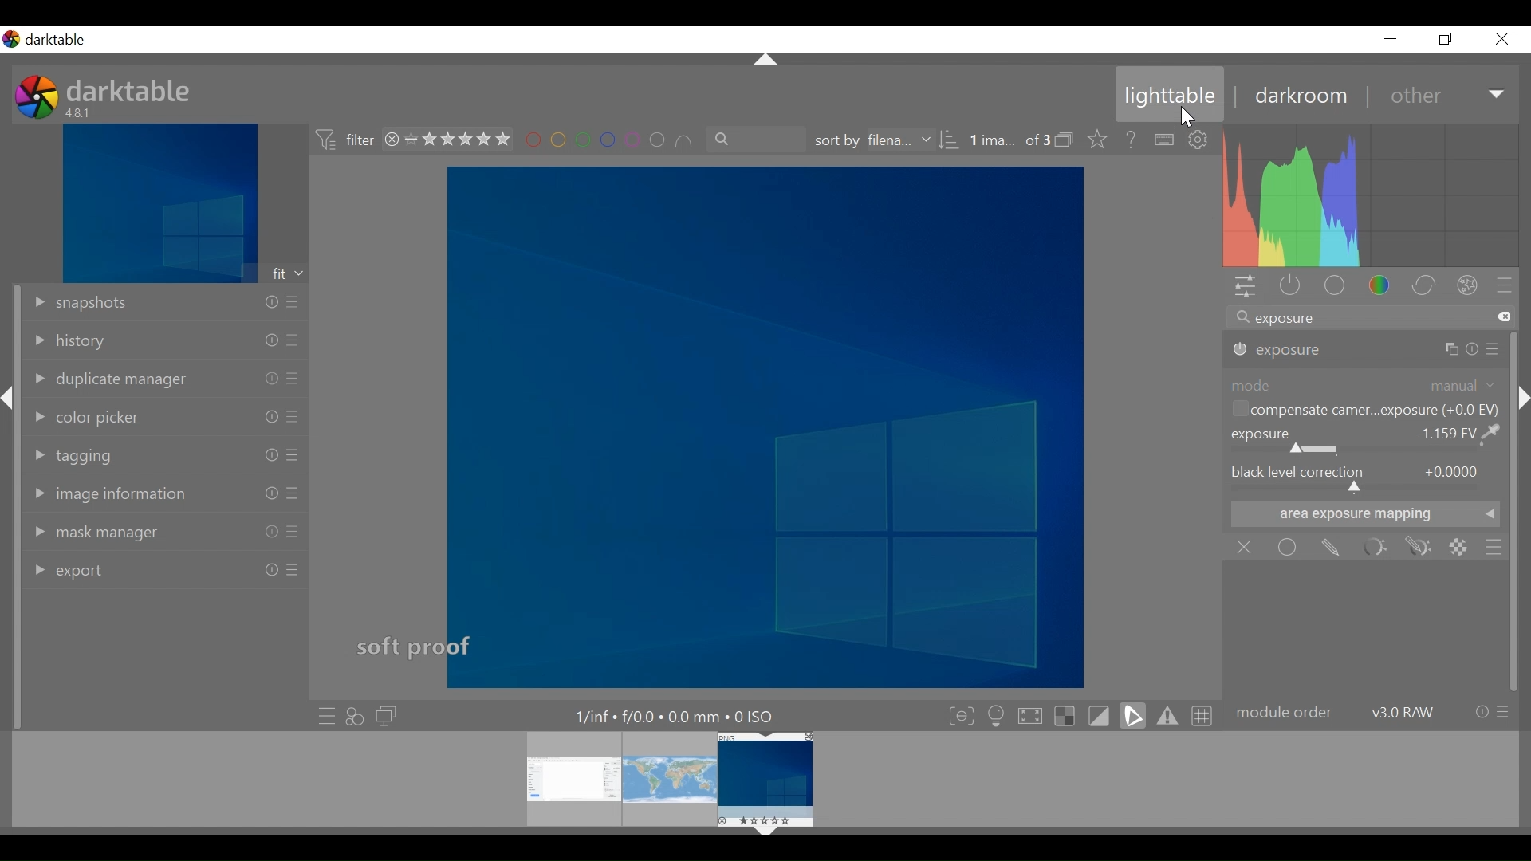  Describe the element at coordinates (387, 716) in the screenshot. I see `display a second darkroom image window` at that location.